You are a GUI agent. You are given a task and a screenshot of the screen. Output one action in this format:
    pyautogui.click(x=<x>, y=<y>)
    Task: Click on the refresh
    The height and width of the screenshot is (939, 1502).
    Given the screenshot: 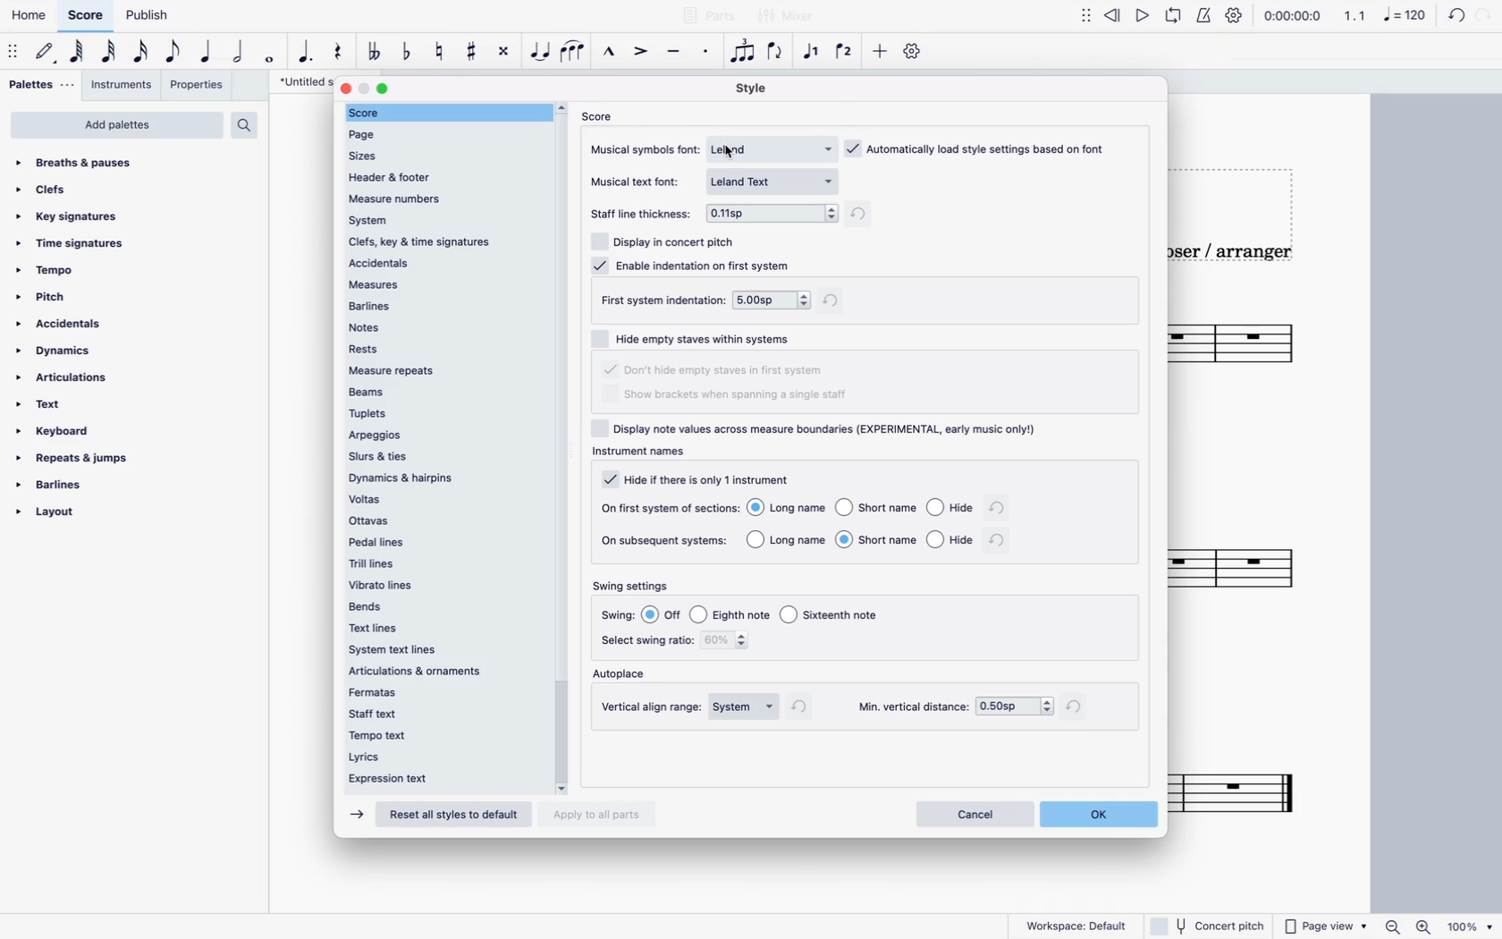 What is the action you would take?
    pyautogui.click(x=804, y=706)
    